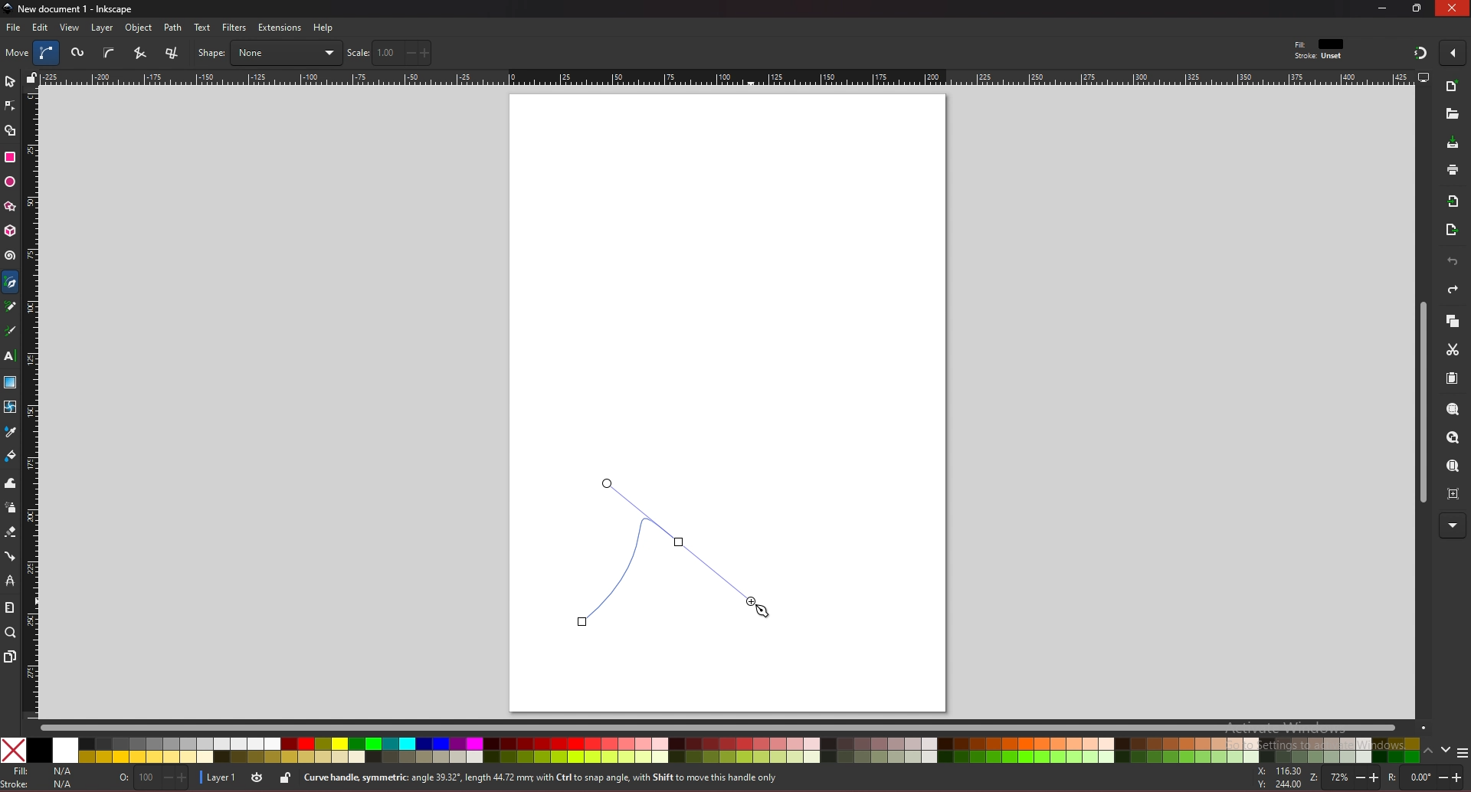  What do you see at coordinates (279, 28) in the screenshot?
I see `extensions` at bounding box center [279, 28].